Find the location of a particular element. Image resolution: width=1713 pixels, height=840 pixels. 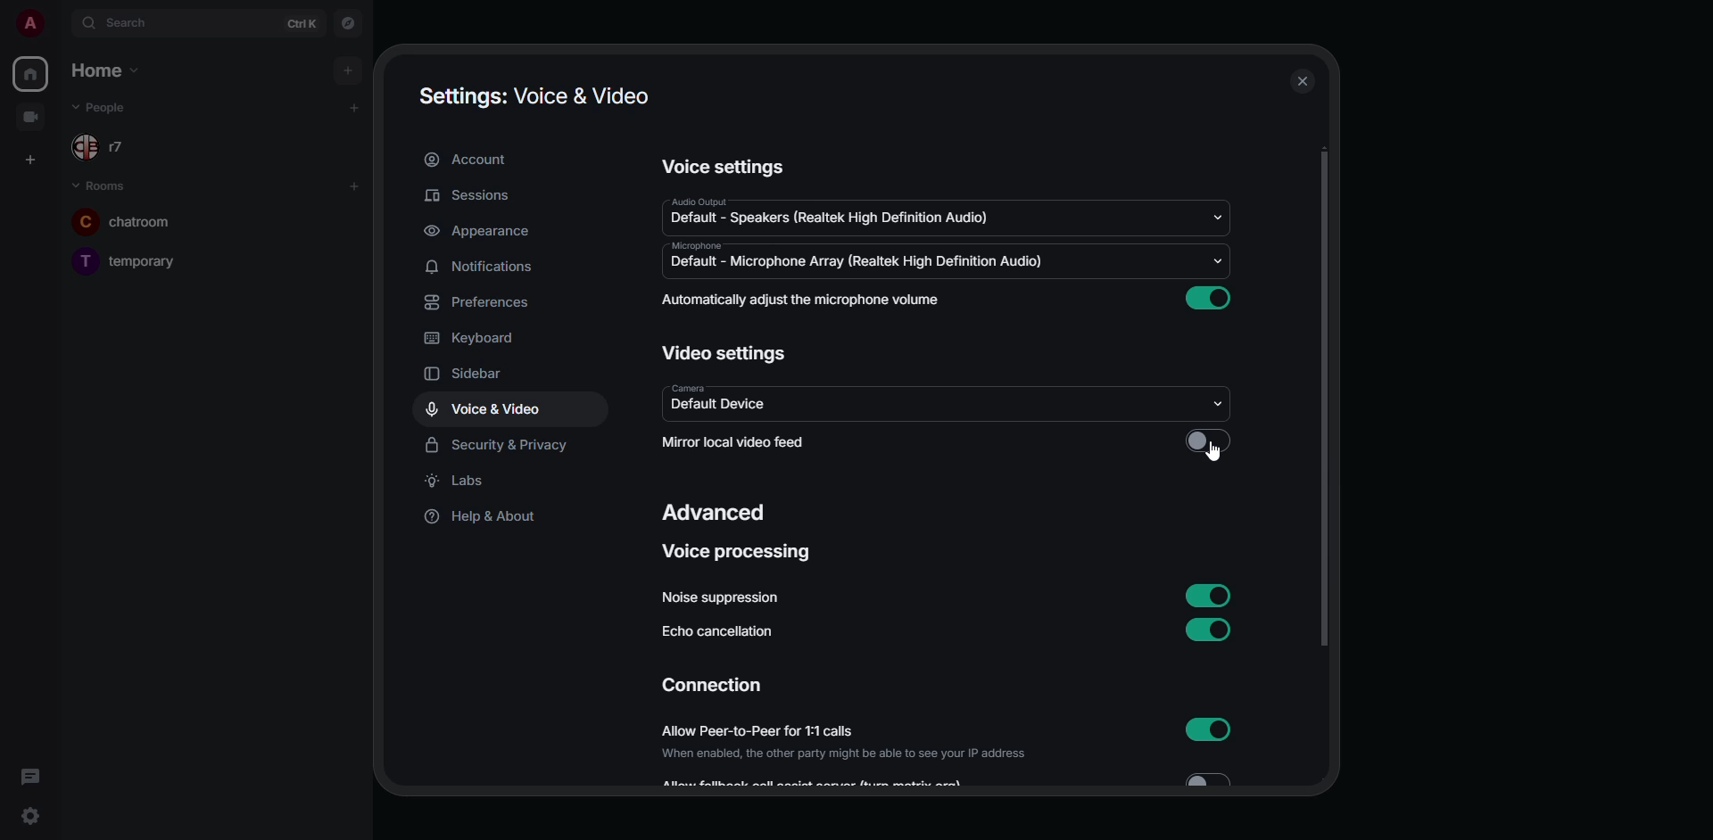

enabled is located at coordinates (1207, 729).